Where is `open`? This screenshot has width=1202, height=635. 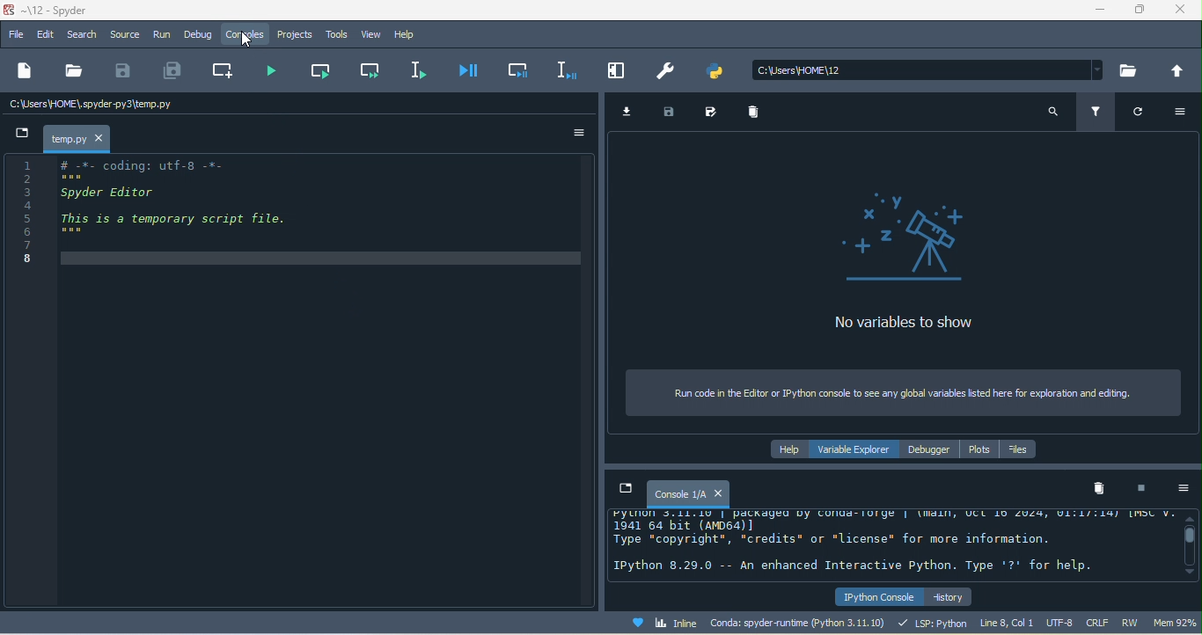
open is located at coordinates (73, 74).